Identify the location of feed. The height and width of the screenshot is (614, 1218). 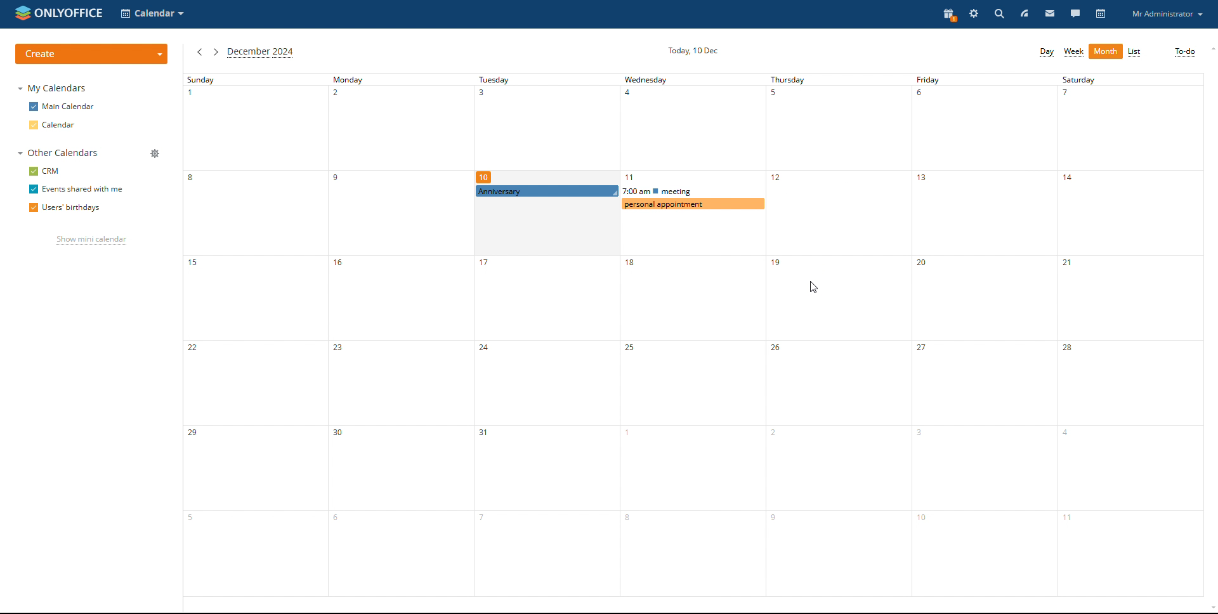
(1023, 15).